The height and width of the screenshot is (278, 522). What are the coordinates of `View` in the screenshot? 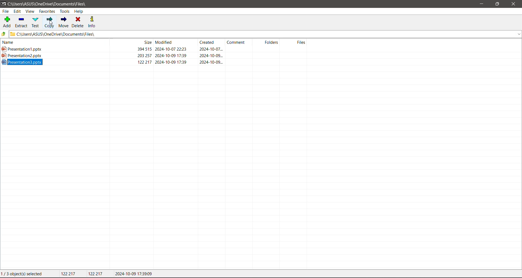 It's located at (30, 11).